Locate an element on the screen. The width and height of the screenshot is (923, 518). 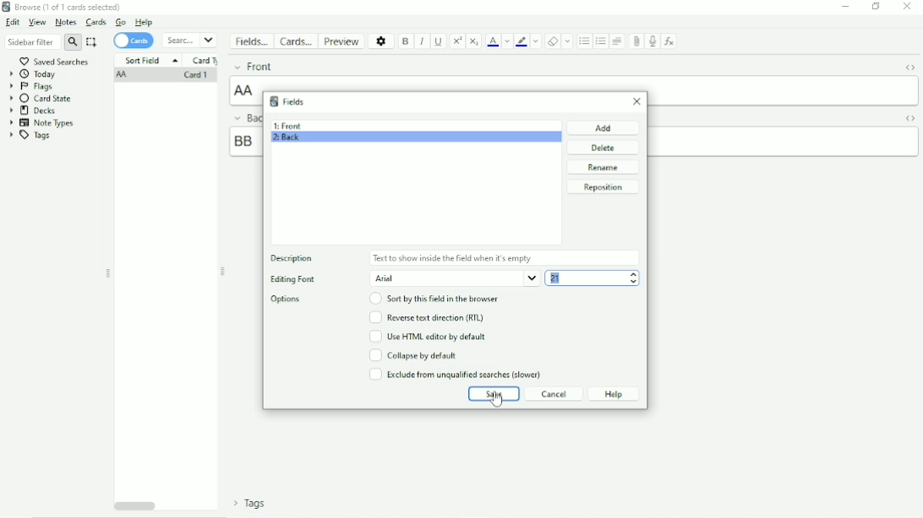
Editing Font is located at coordinates (292, 280).